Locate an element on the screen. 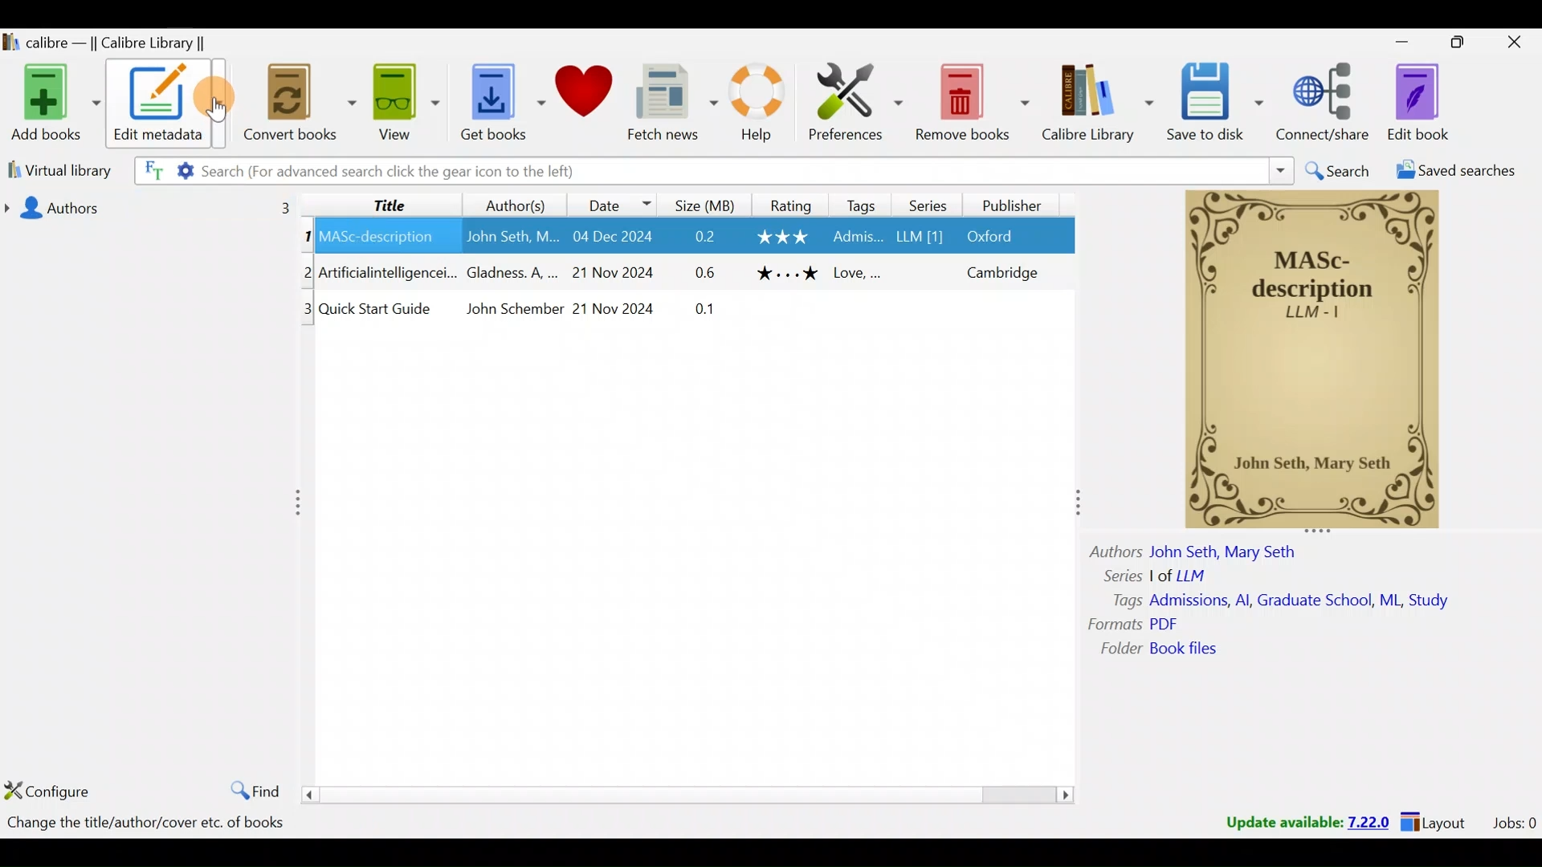 This screenshot has width=1542, height=867. Authors is located at coordinates (151, 209).